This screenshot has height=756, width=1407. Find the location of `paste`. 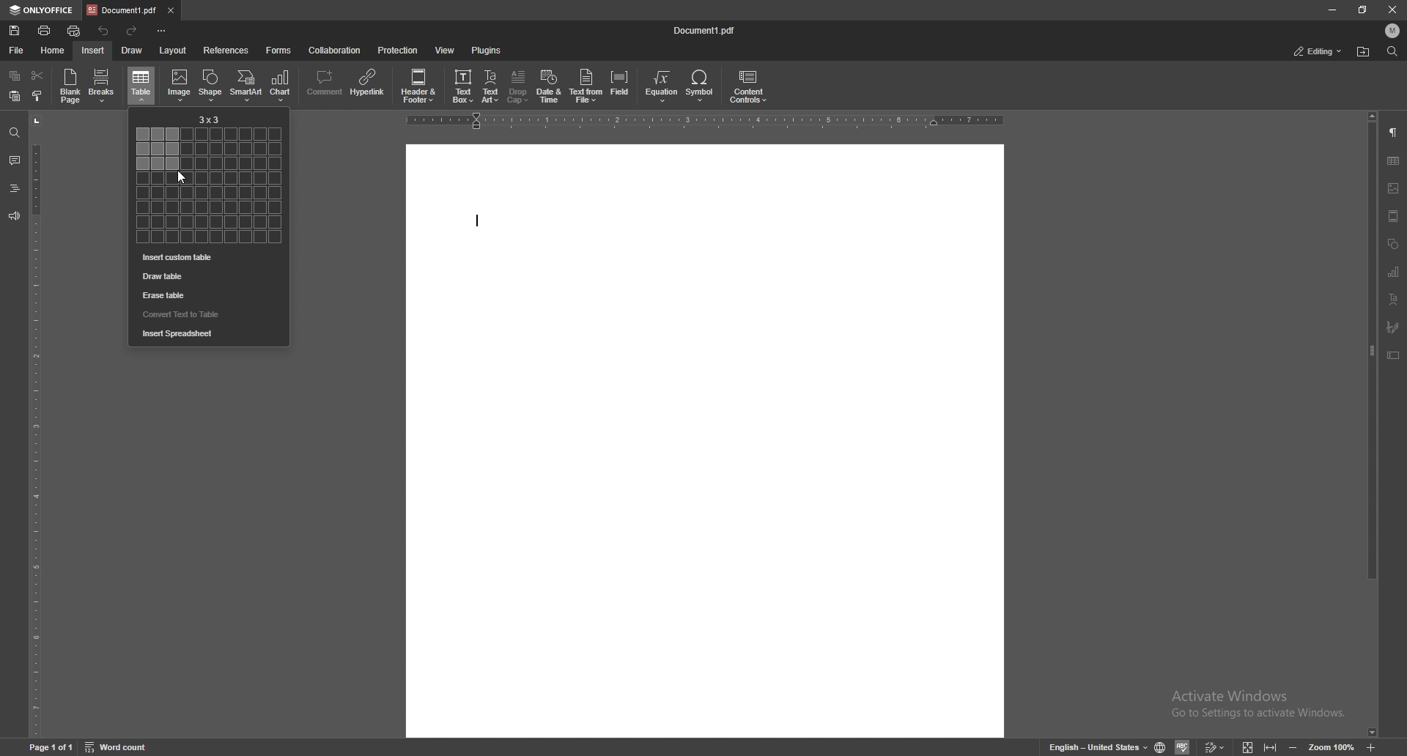

paste is located at coordinates (15, 96).